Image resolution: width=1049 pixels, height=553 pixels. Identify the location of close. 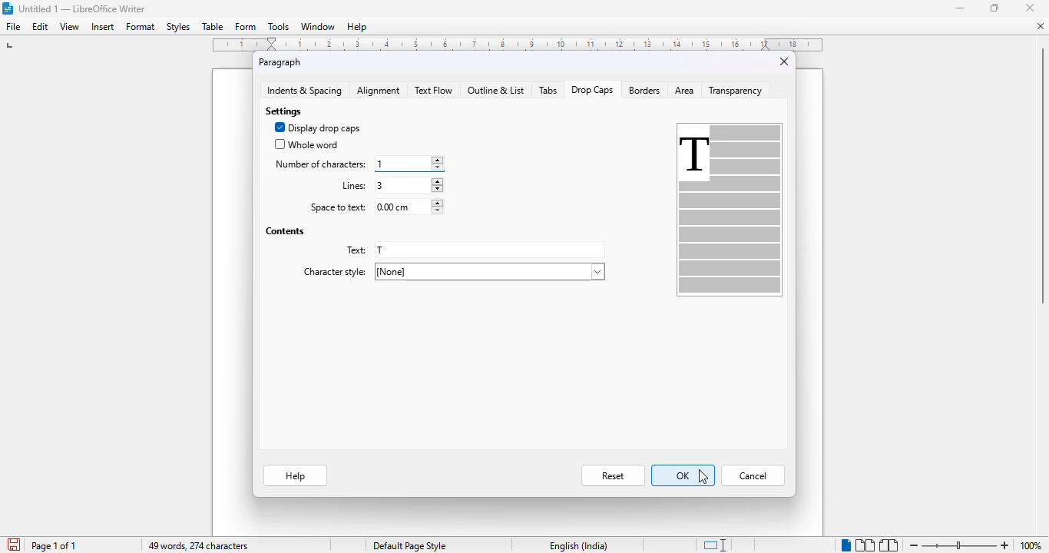
(783, 63).